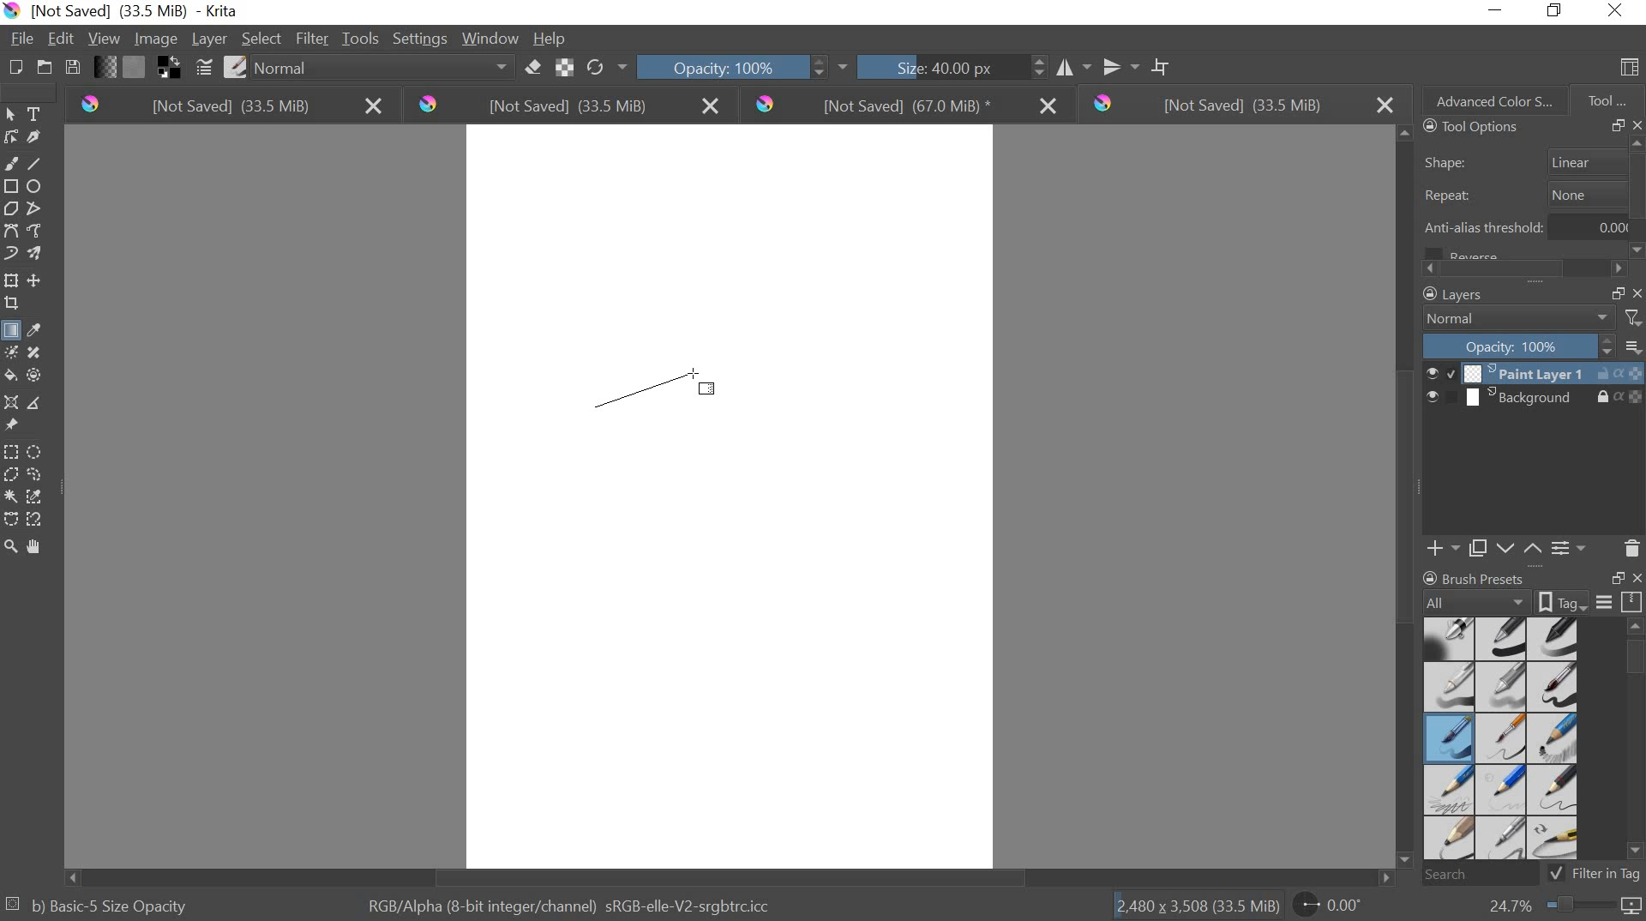  What do you see at coordinates (382, 69) in the screenshot?
I see `normal` at bounding box center [382, 69].